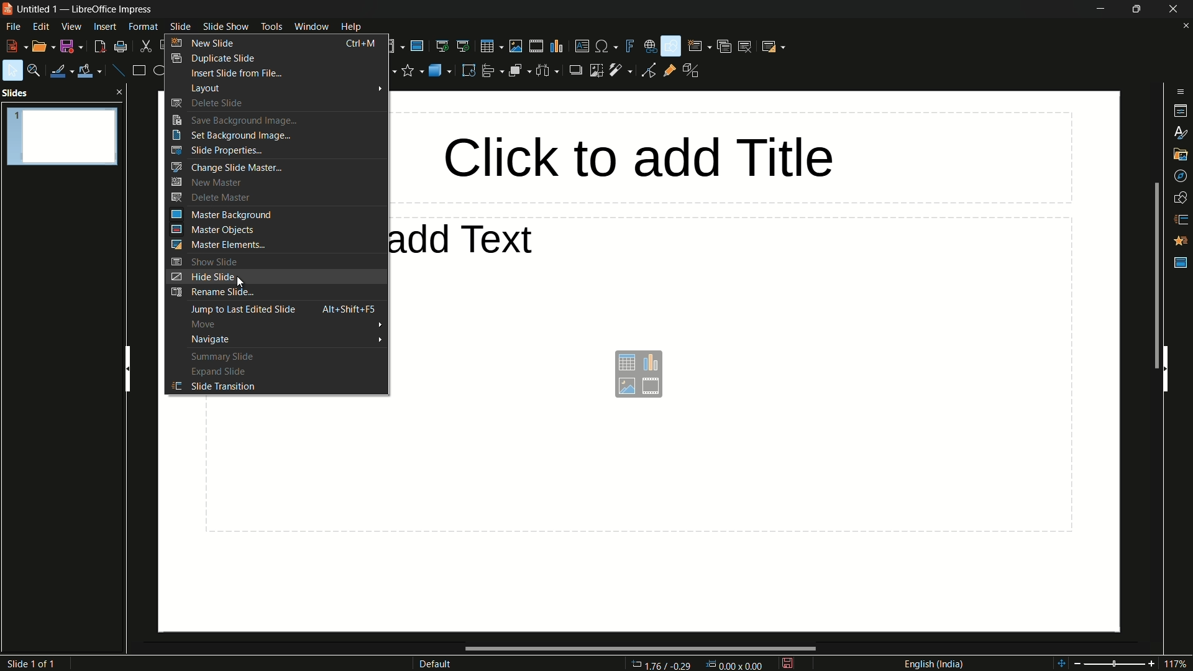  I want to click on delete slide, so click(744, 45).